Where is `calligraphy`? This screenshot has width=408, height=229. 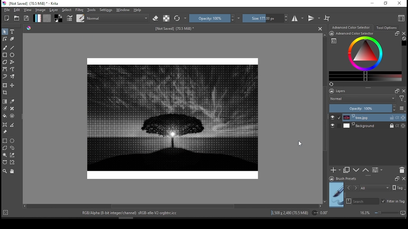
calligraphy is located at coordinates (12, 38).